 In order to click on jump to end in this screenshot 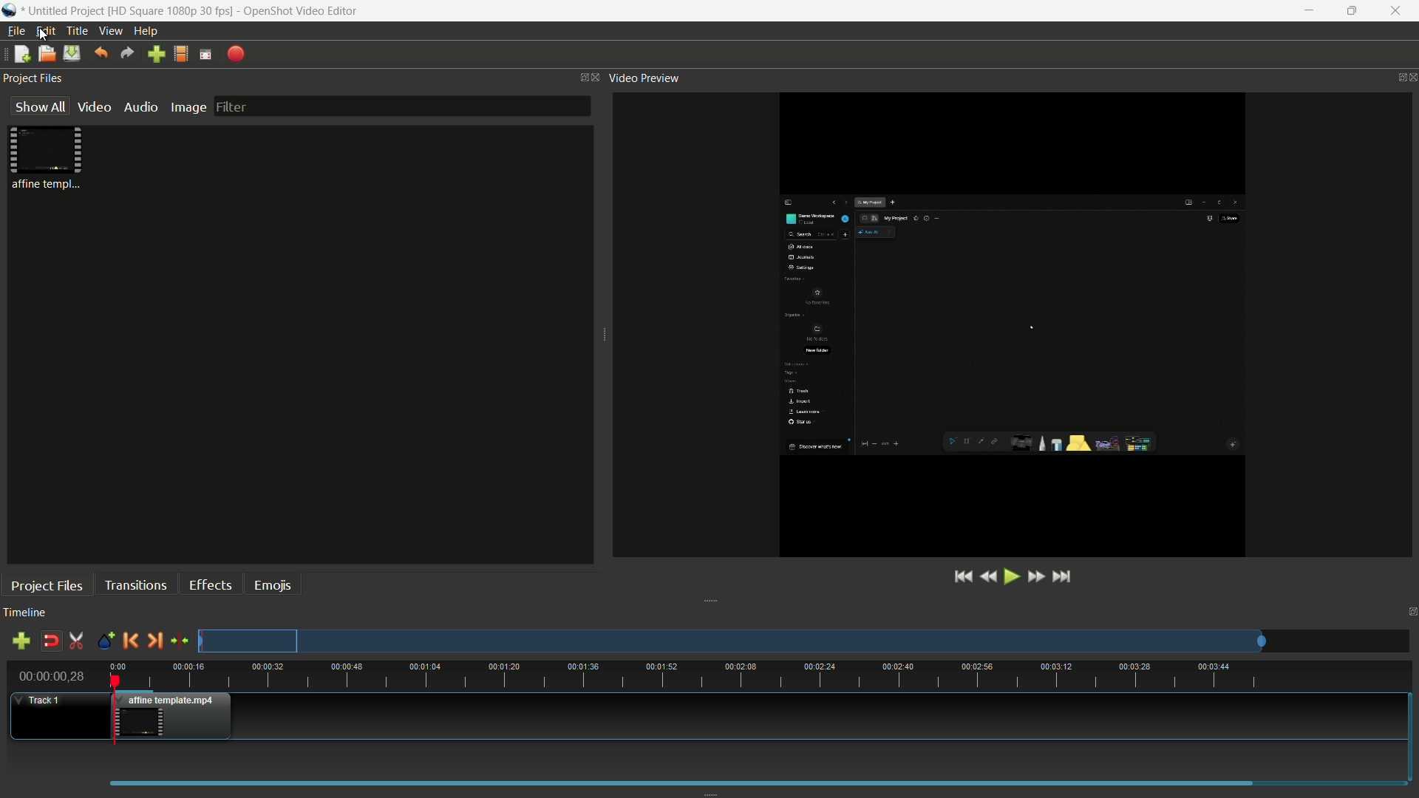, I will do `click(1065, 576)`.